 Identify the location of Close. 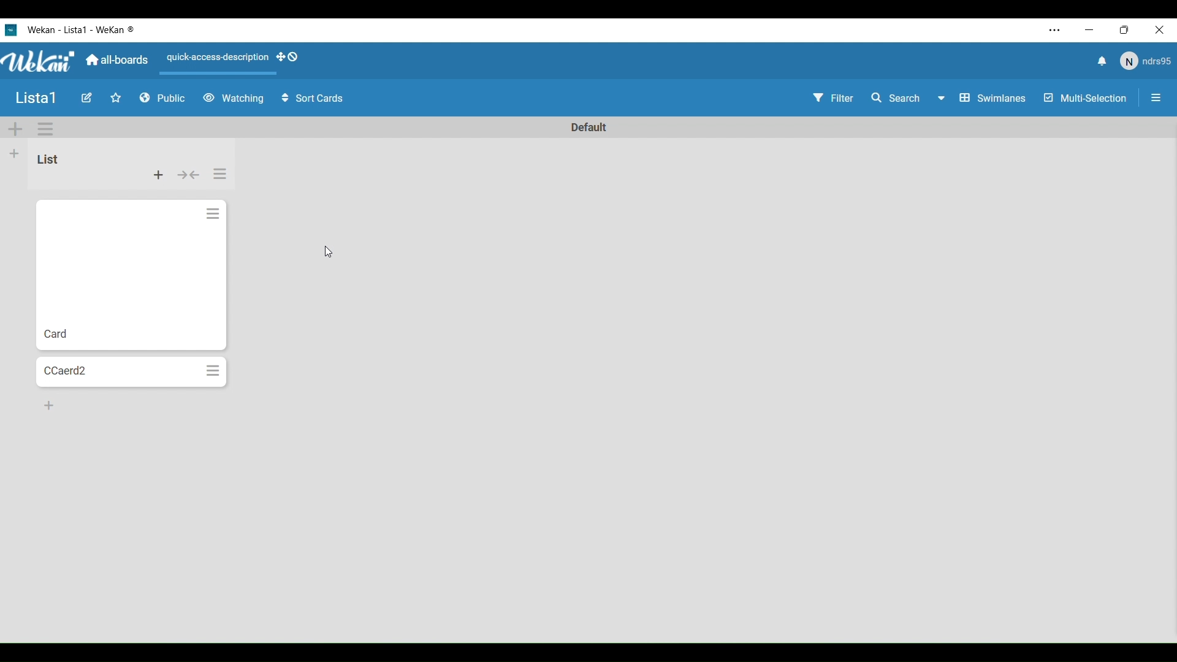
(1162, 31).